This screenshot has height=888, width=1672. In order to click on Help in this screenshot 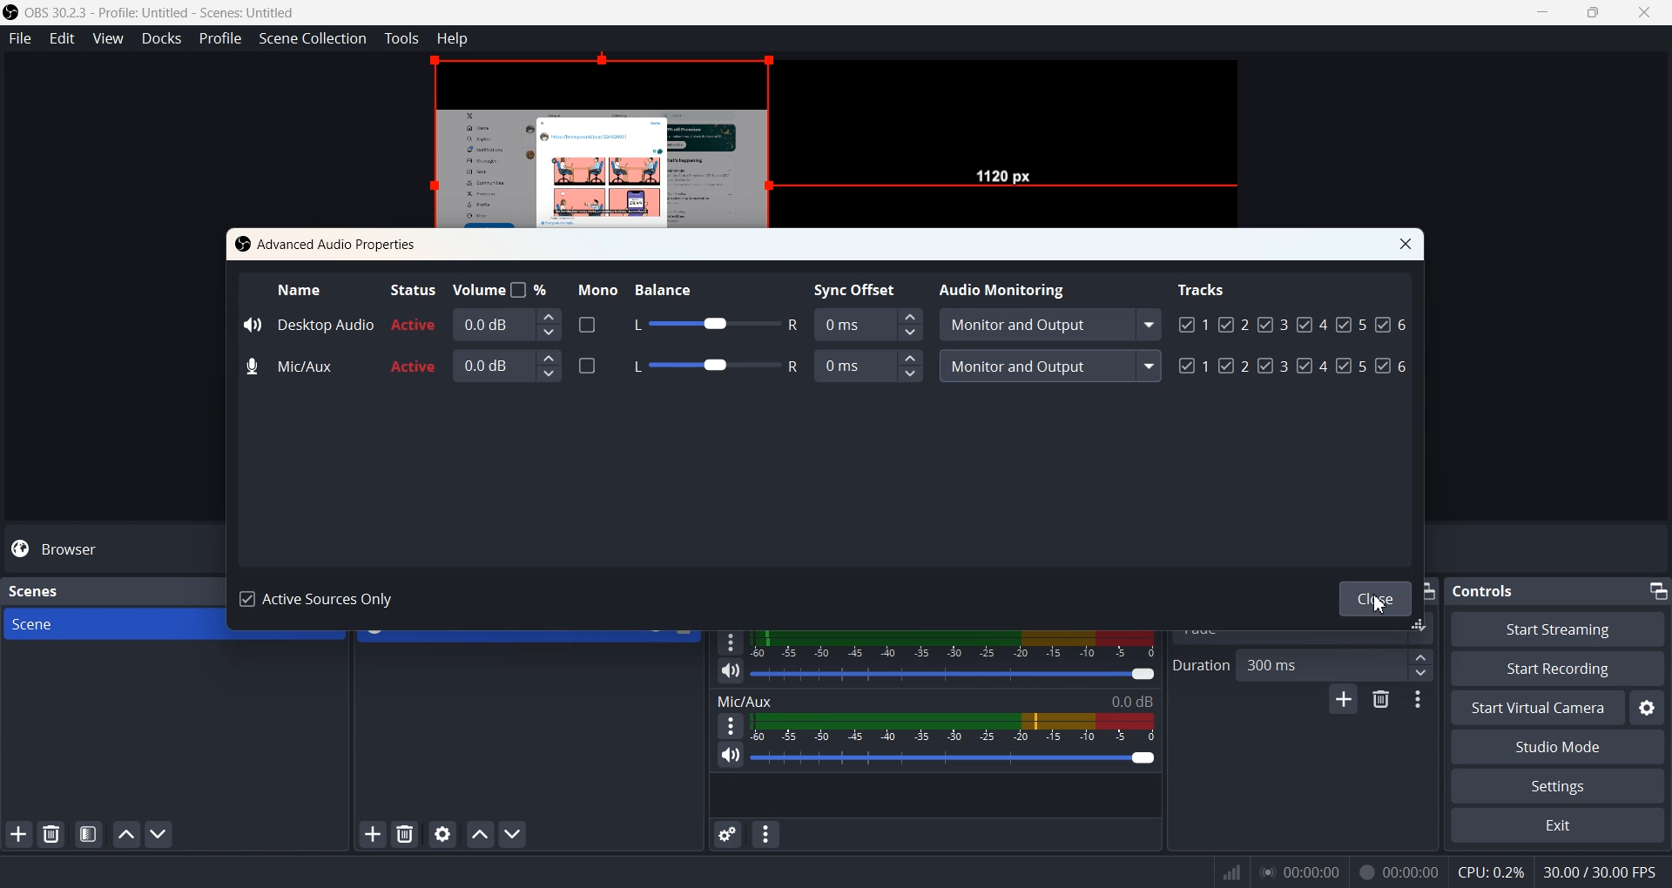, I will do `click(453, 37)`.